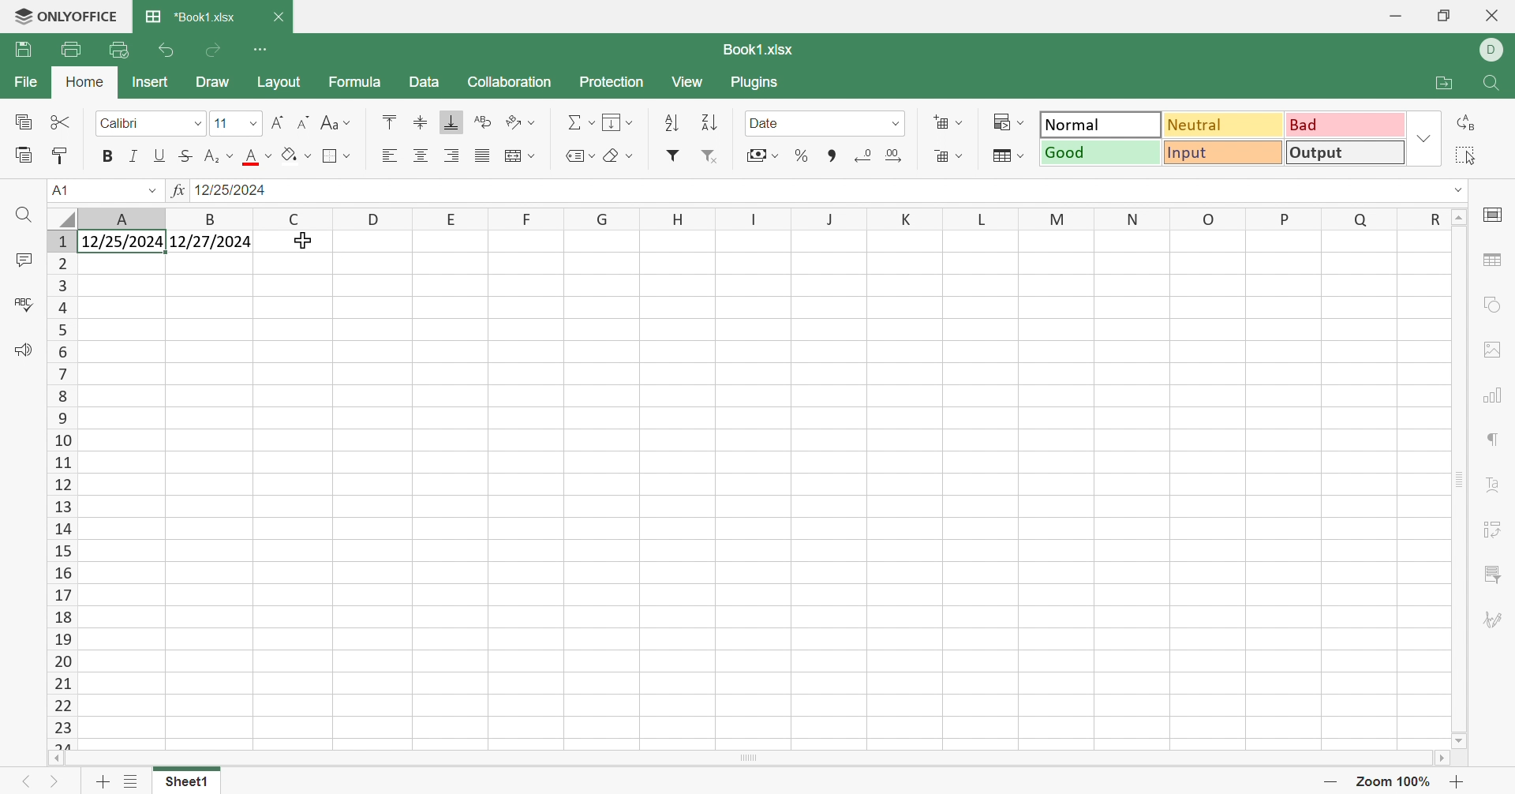 The image size is (1515, 794). I want to click on Comments, so click(22, 259).